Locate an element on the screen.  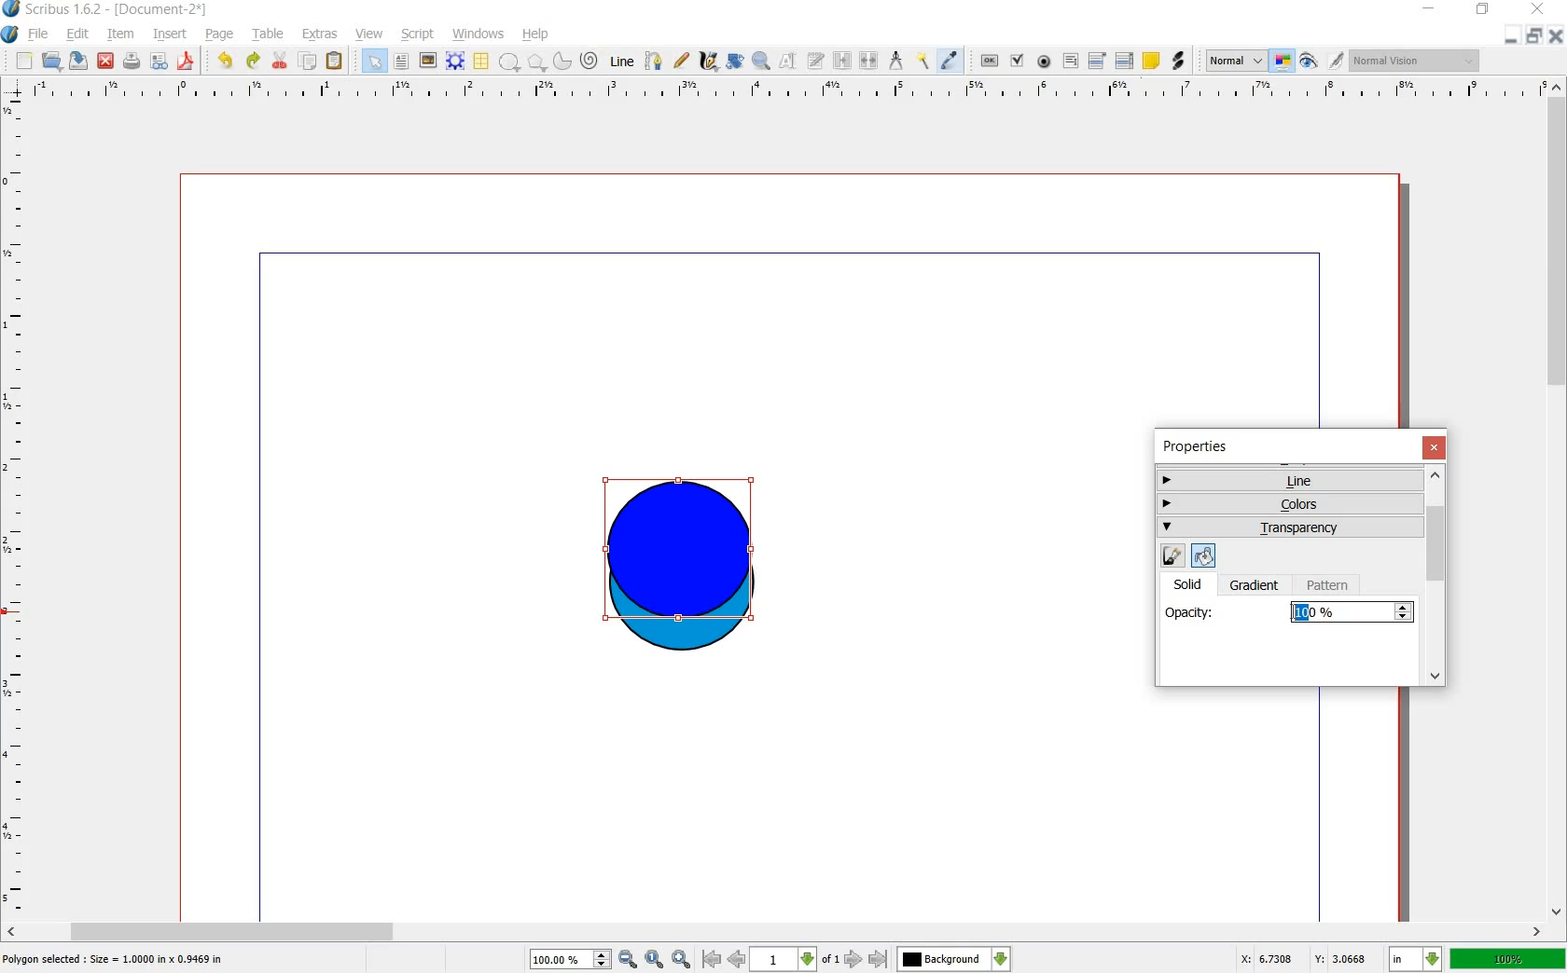
Background is located at coordinates (954, 959).